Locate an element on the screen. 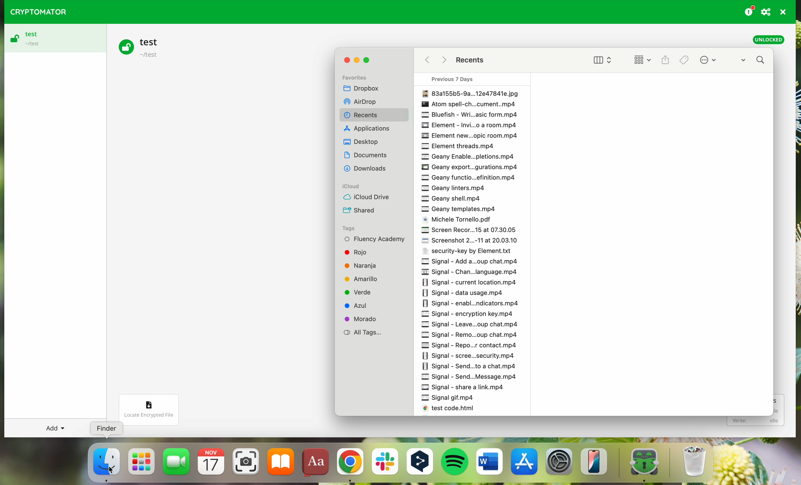 This screenshot has height=485, width=801. search is located at coordinates (762, 61).